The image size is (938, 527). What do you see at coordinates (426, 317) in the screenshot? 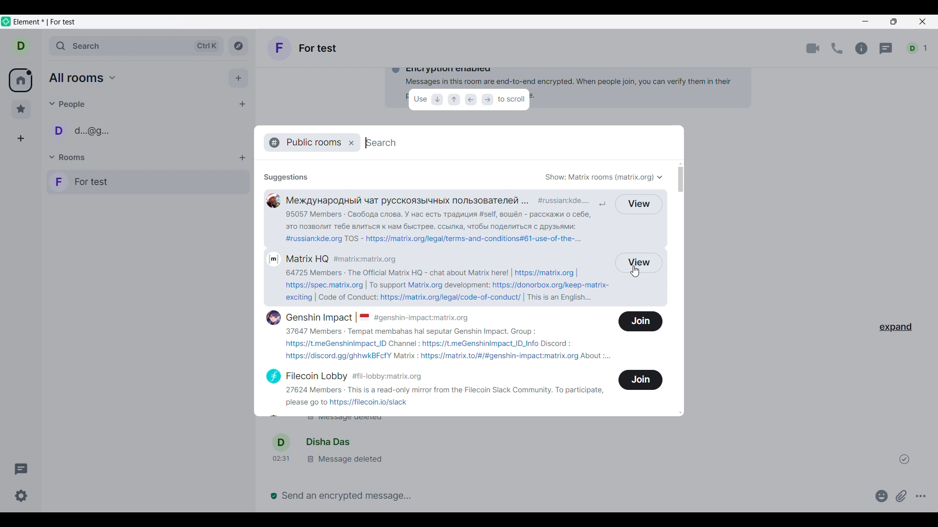
I see `#genshin-impact:matrix.org` at bounding box center [426, 317].